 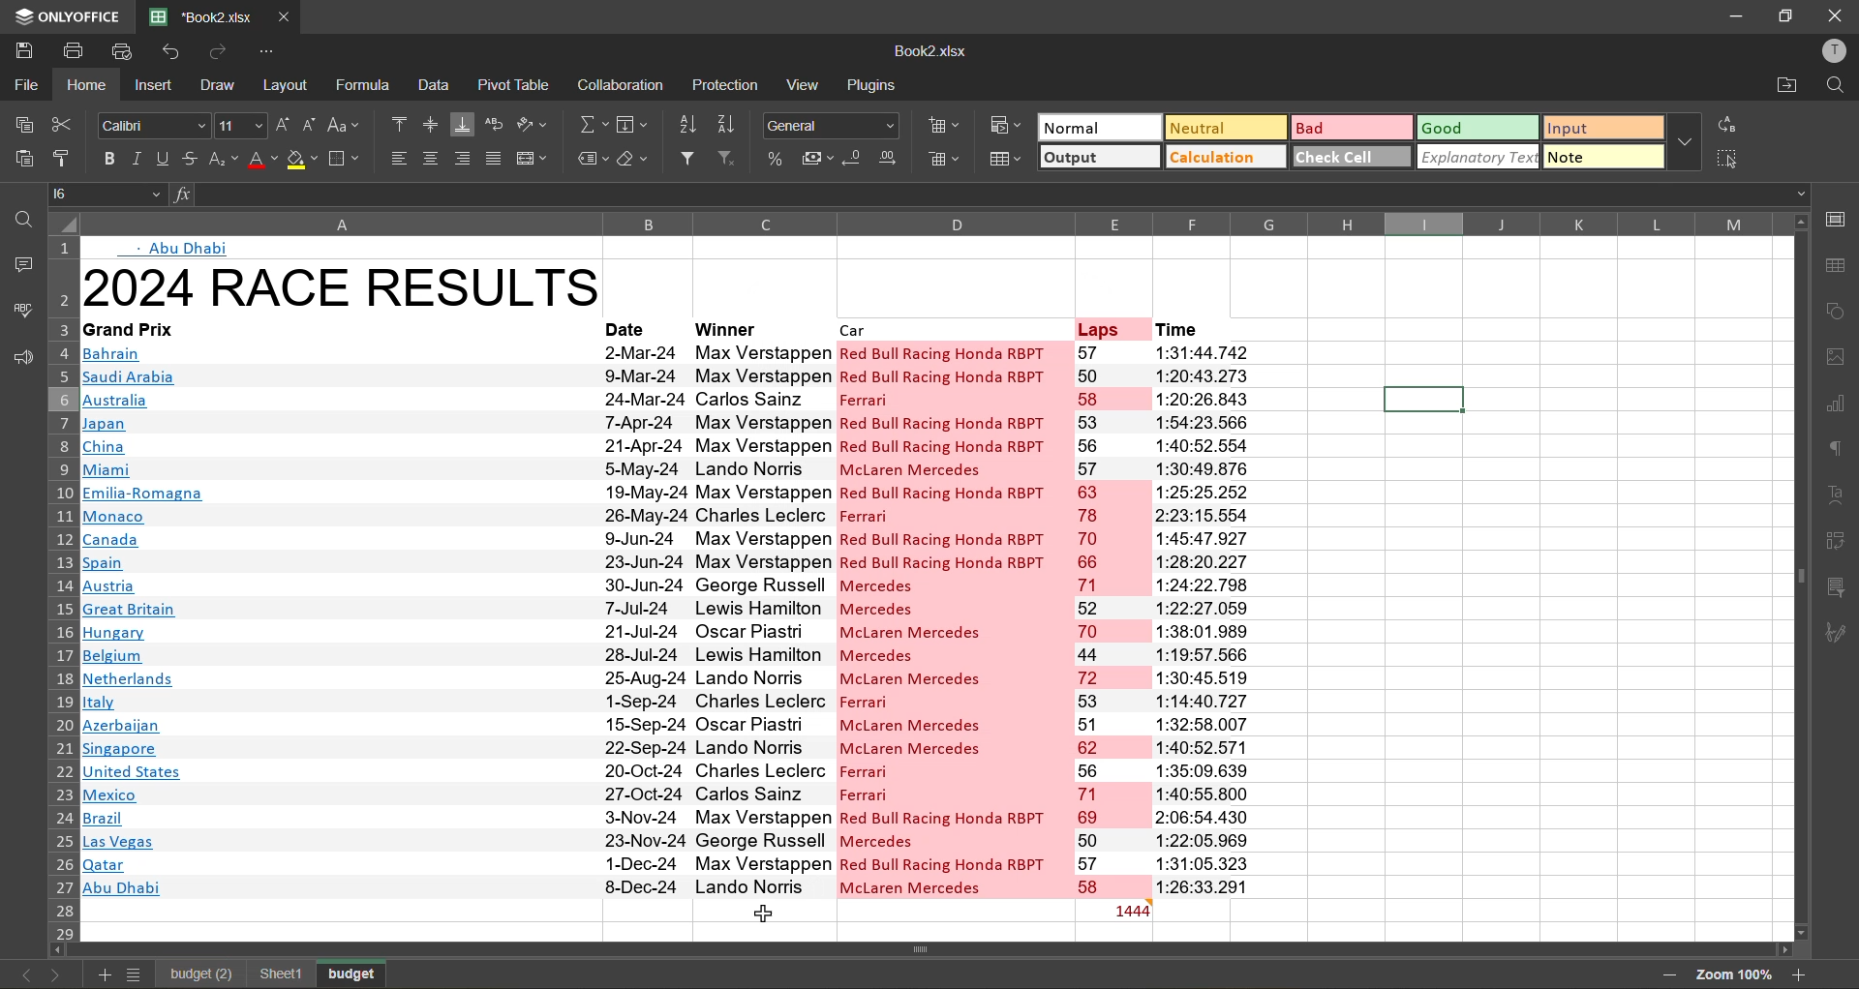 What do you see at coordinates (1352, 156) in the screenshot?
I see `check cell` at bounding box center [1352, 156].